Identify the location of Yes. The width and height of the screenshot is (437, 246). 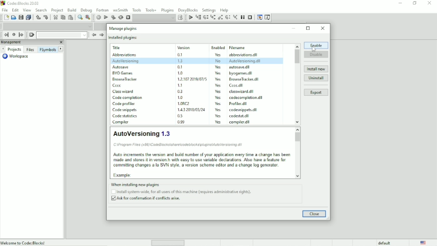
(219, 97).